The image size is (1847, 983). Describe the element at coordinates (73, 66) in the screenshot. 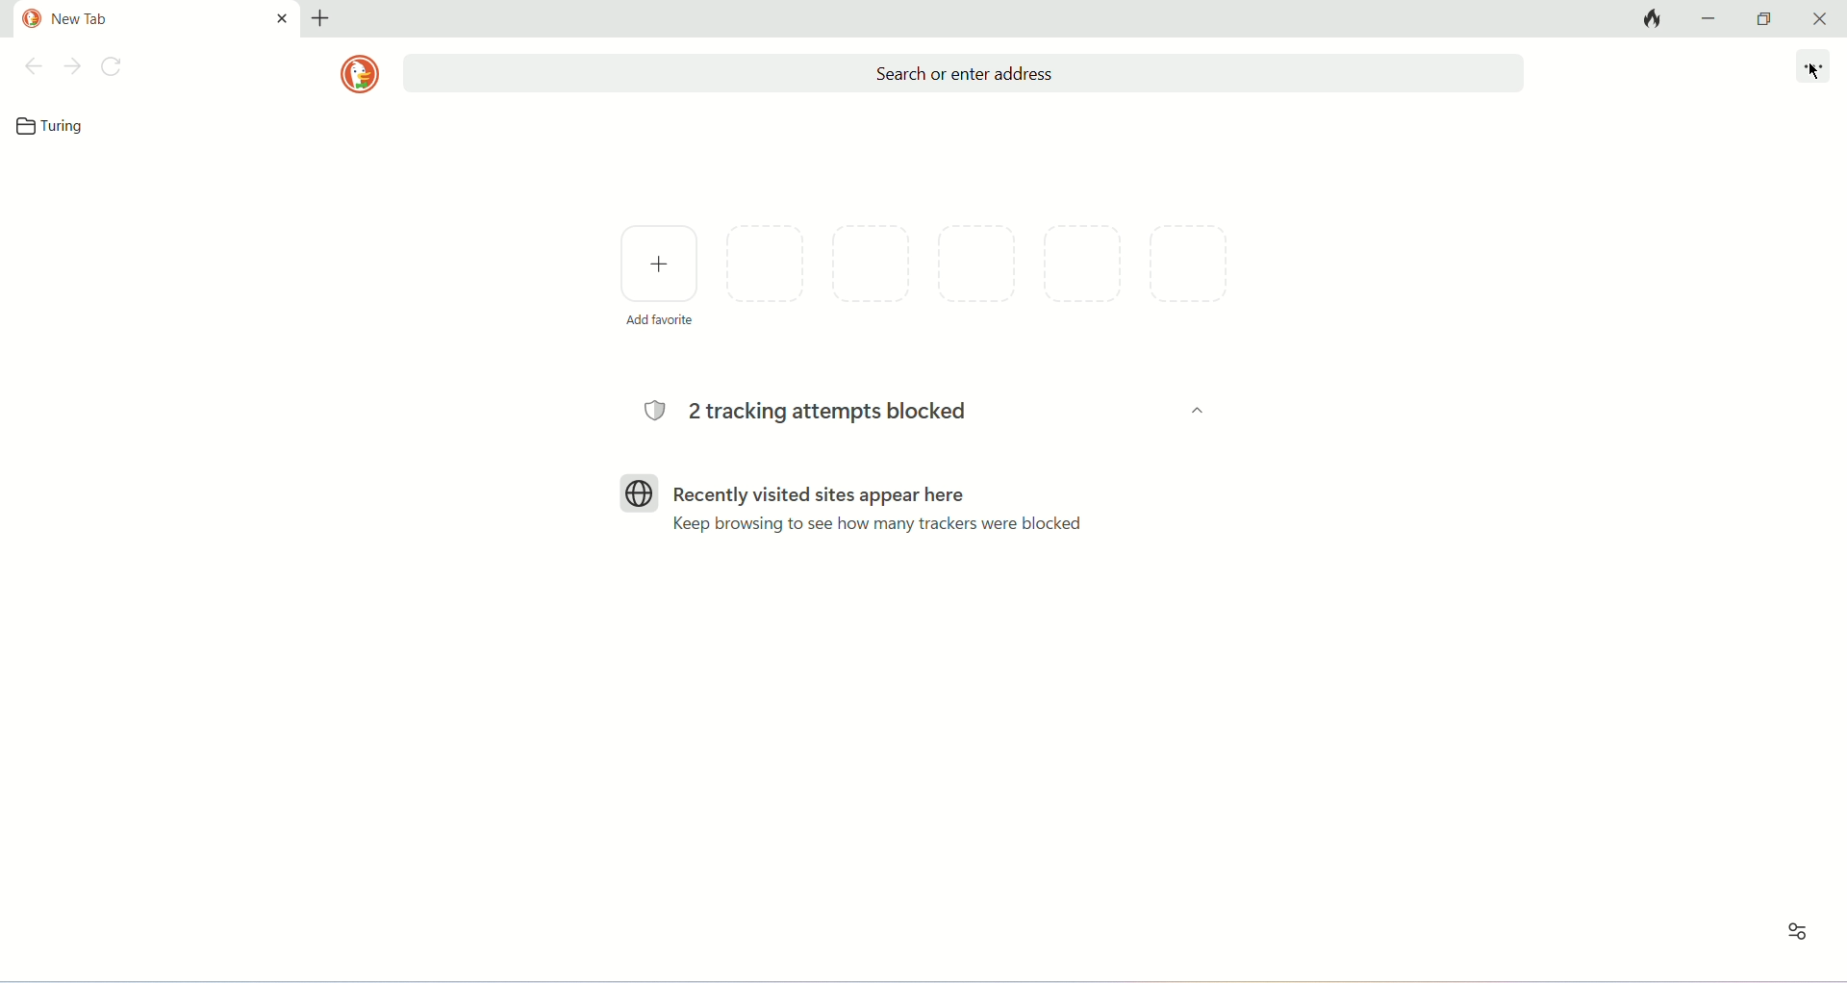

I see `next` at that location.